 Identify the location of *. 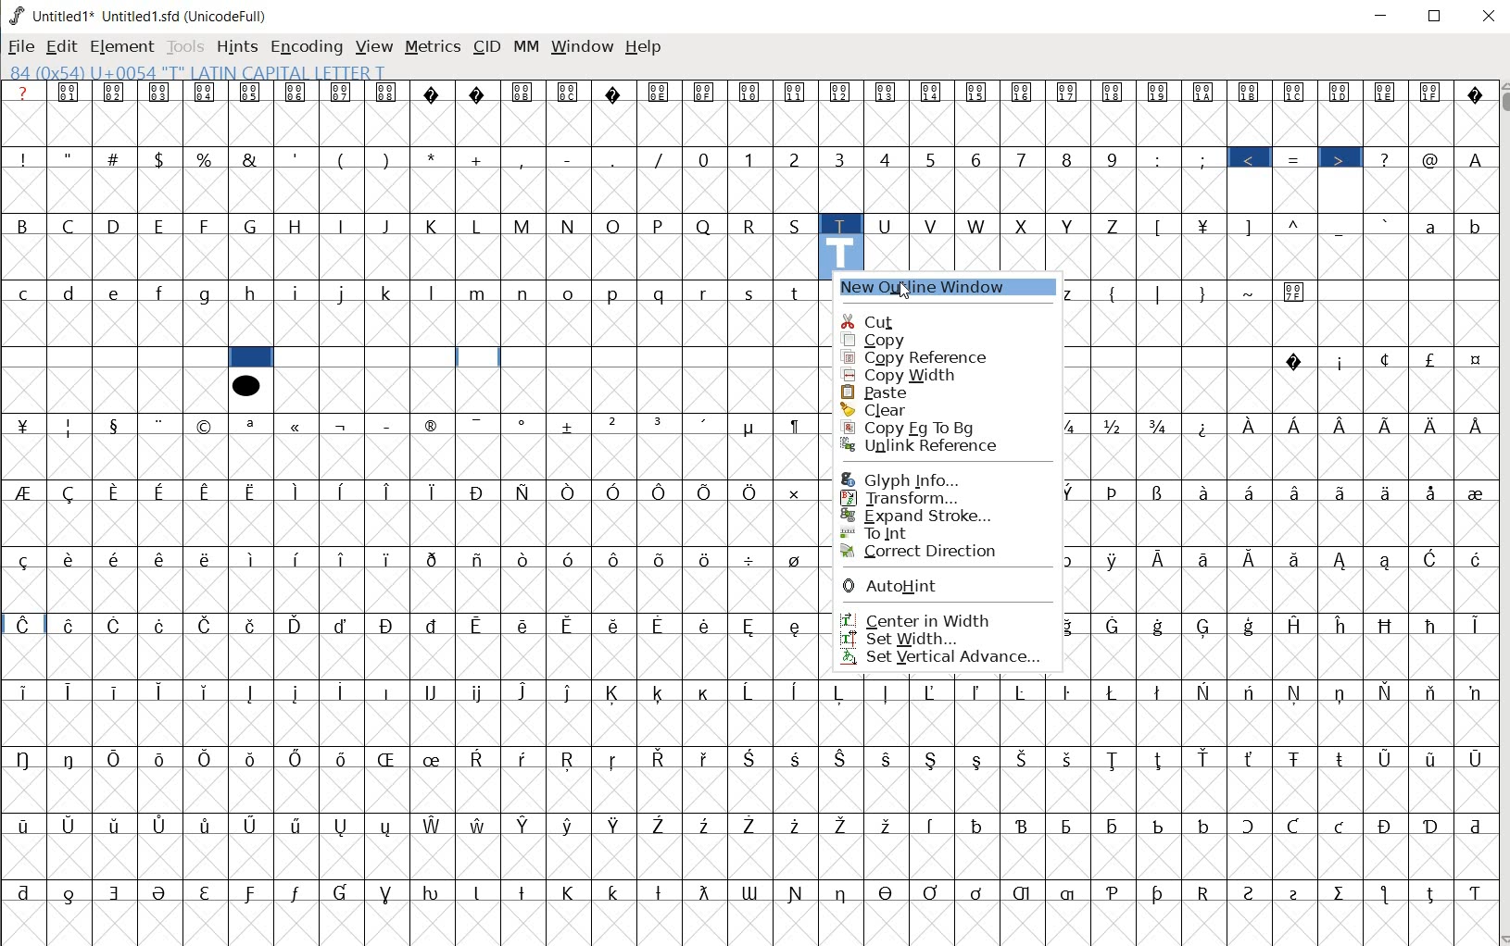
(436, 157).